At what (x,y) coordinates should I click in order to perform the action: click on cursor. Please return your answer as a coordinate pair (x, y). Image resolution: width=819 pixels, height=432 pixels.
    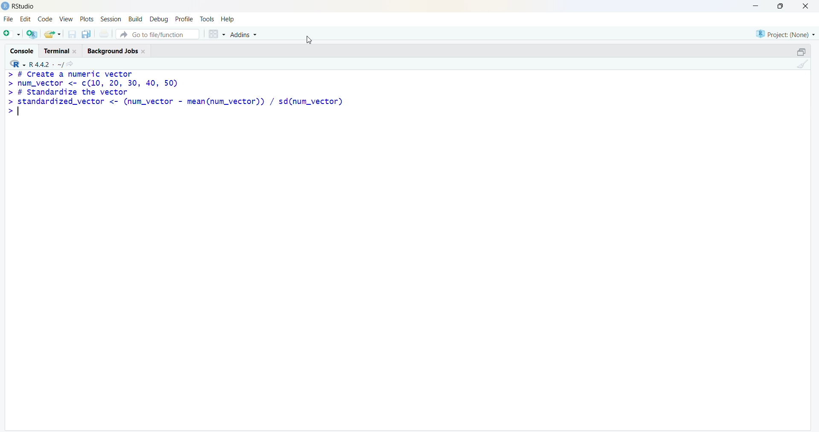
    Looking at the image, I should click on (309, 40).